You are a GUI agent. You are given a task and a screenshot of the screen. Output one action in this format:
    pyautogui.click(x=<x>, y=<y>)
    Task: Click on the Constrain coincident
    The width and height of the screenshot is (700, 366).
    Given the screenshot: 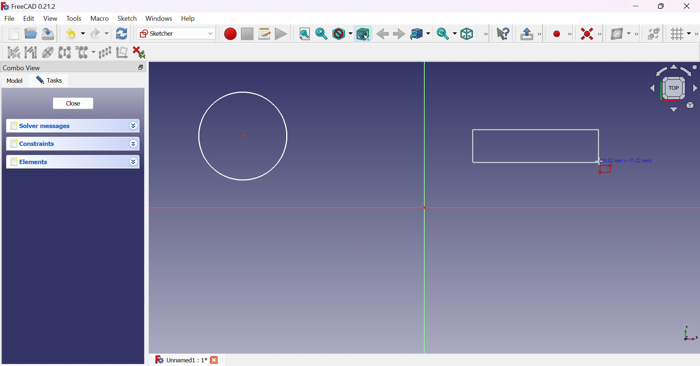 What is the action you would take?
    pyautogui.click(x=586, y=34)
    